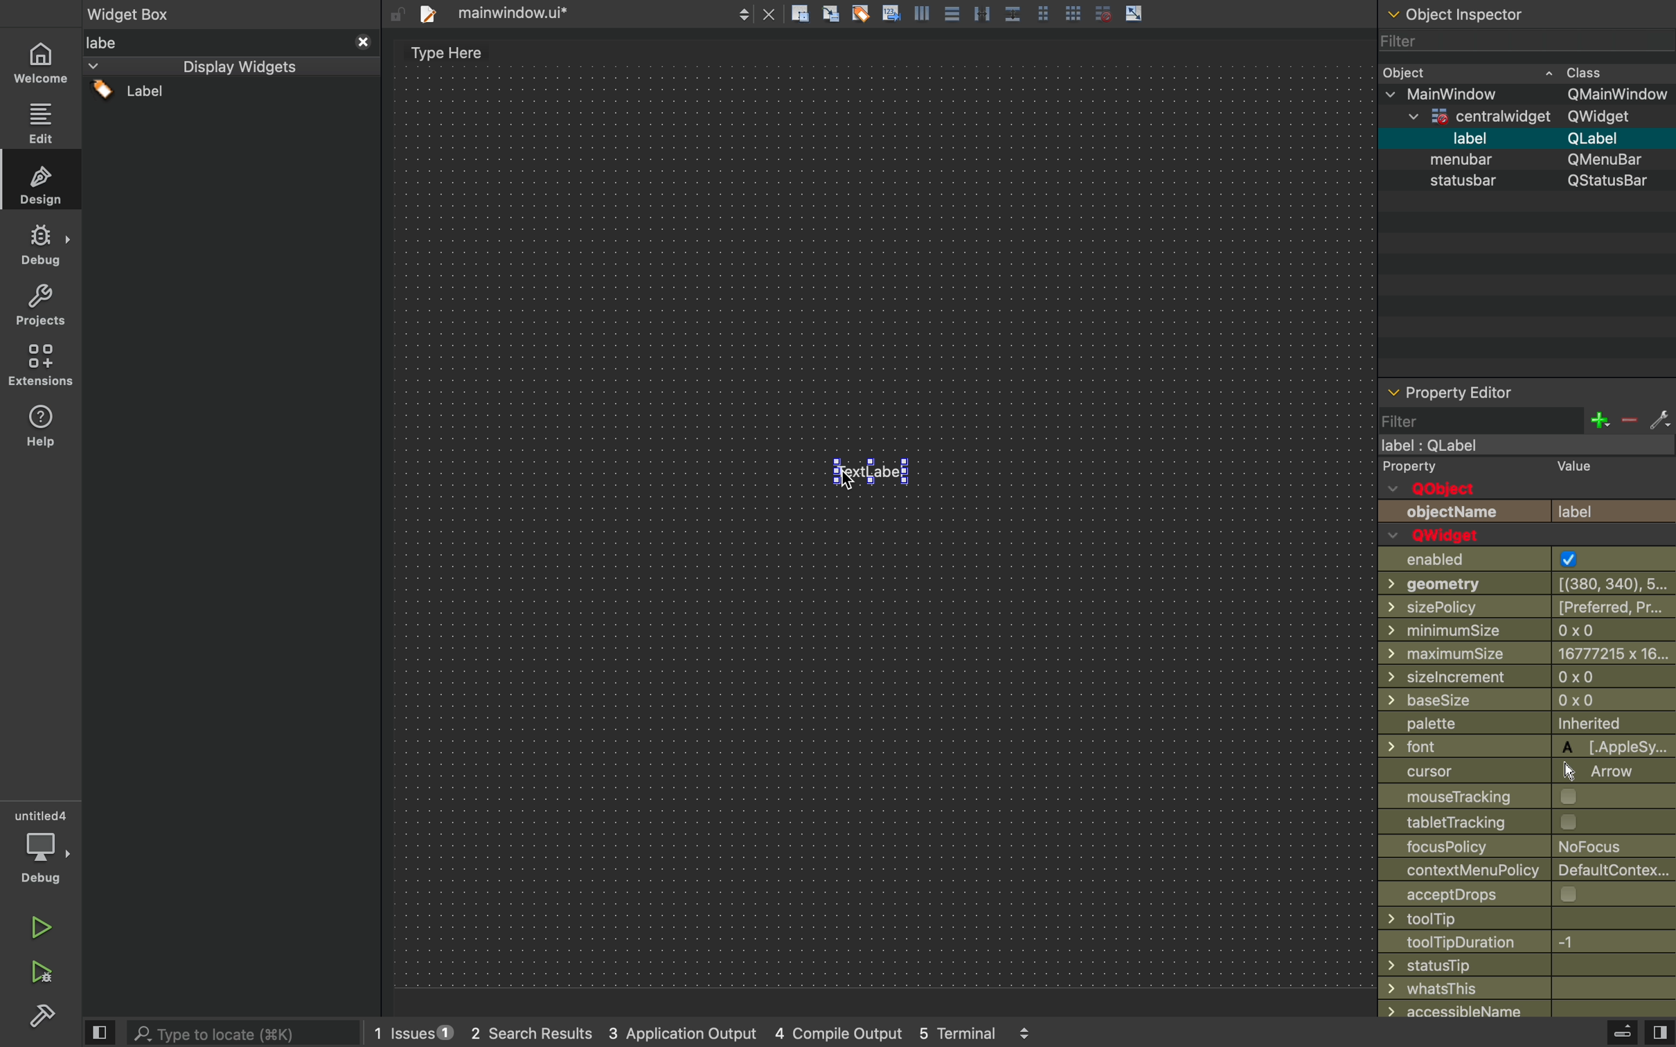 Image resolution: width=1676 pixels, height=1047 pixels. I want to click on , so click(105, 1032).